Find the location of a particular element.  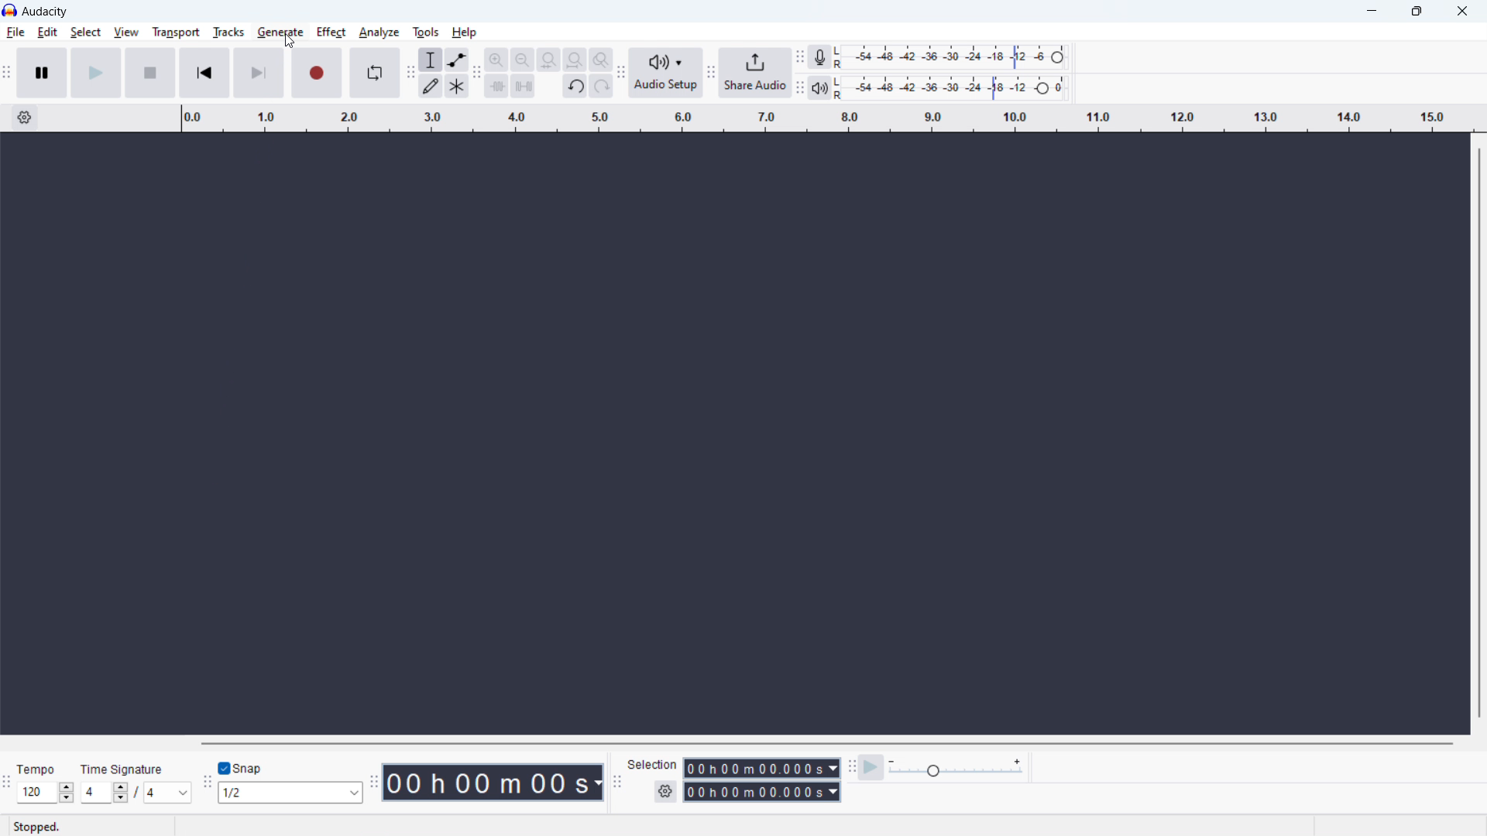

toggle zoom is located at coordinates (601, 59).